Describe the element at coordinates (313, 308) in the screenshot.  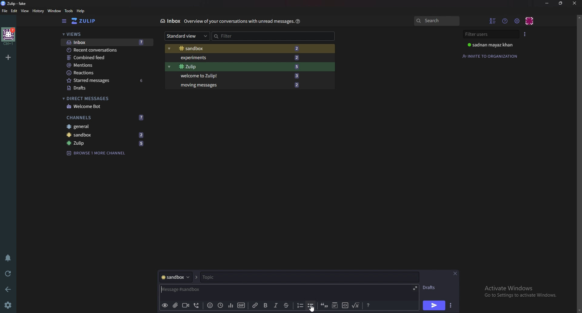
I see `Cursor` at that location.